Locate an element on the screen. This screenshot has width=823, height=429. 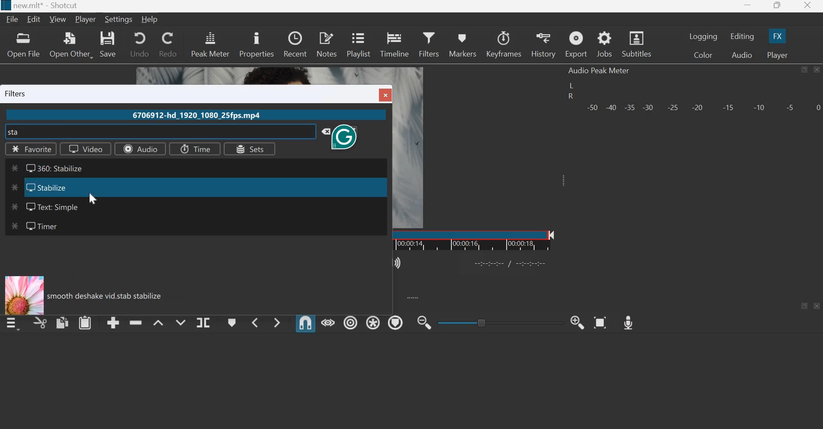
sets is located at coordinates (250, 149).